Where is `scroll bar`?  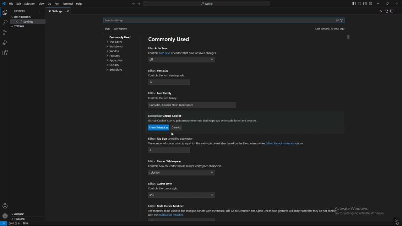
scroll bar is located at coordinates (349, 37).